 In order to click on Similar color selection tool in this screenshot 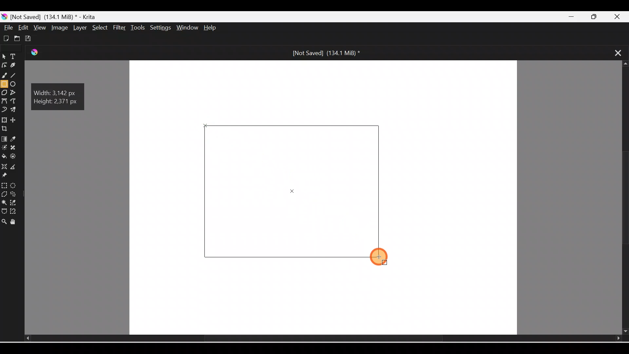, I will do `click(14, 202)`.